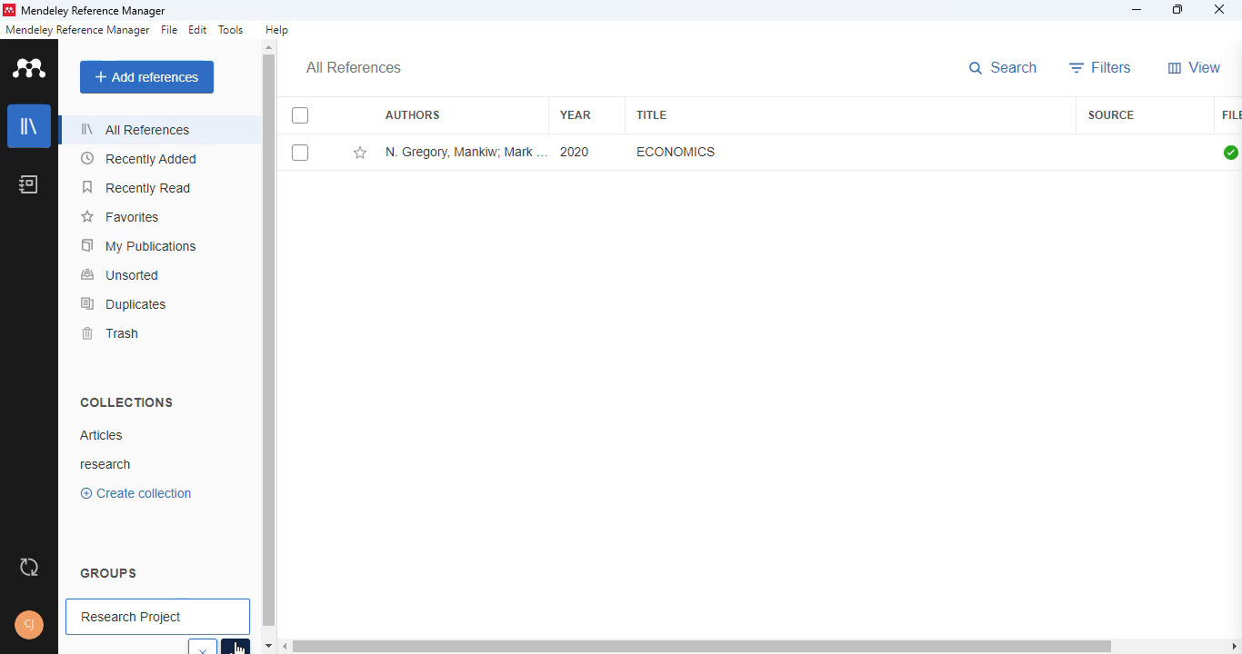  Describe the element at coordinates (94, 11) in the screenshot. I see `mendeley reference manager` at that location.